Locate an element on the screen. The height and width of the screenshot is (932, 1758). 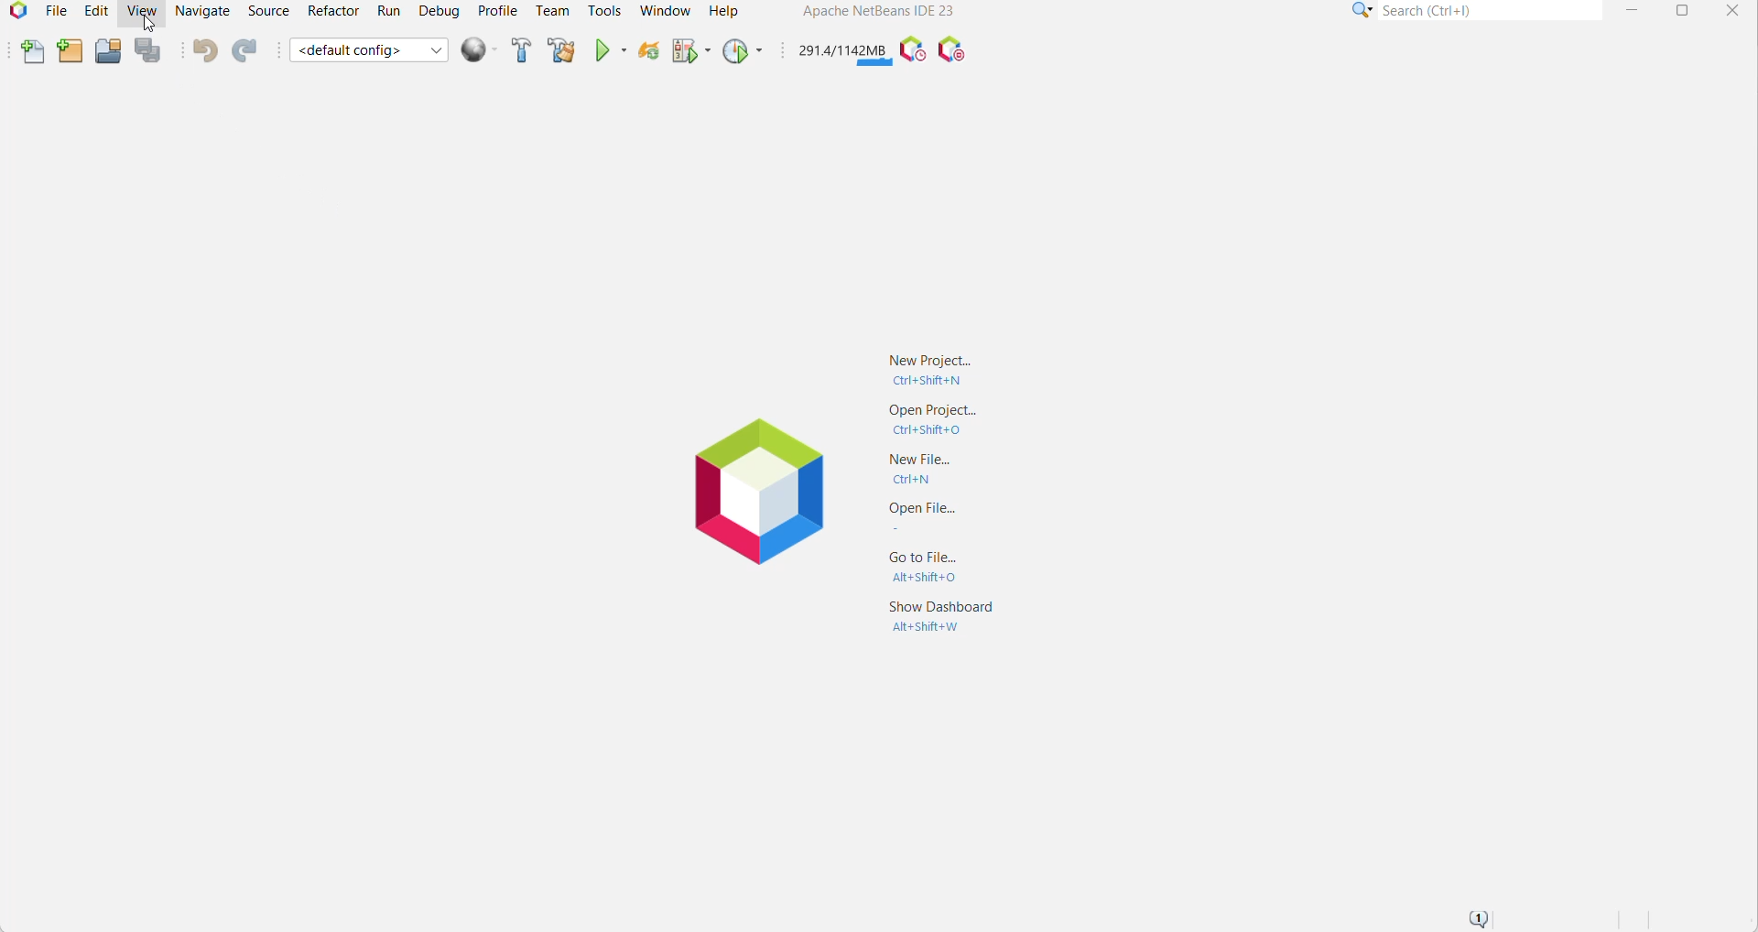
Redo is located at coordinates (247, 50).